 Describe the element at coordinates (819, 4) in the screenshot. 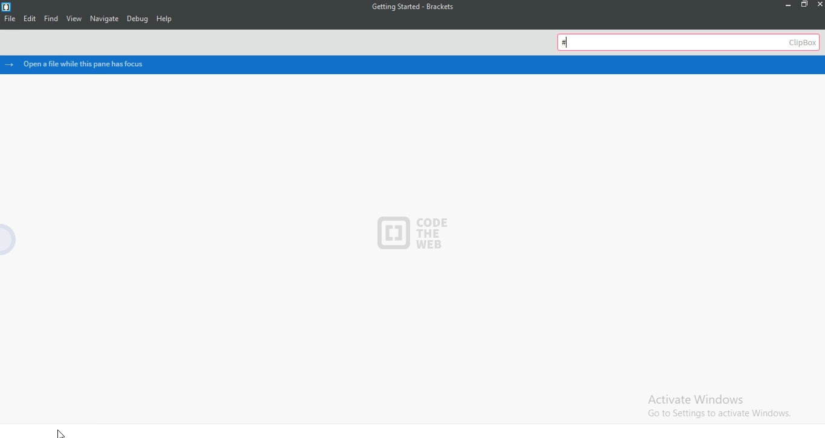

I see `close` at that location.